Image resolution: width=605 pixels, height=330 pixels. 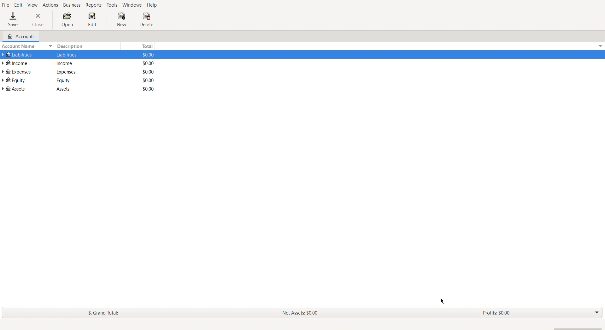 I want to click on Assets, so click(x=60, y=89).